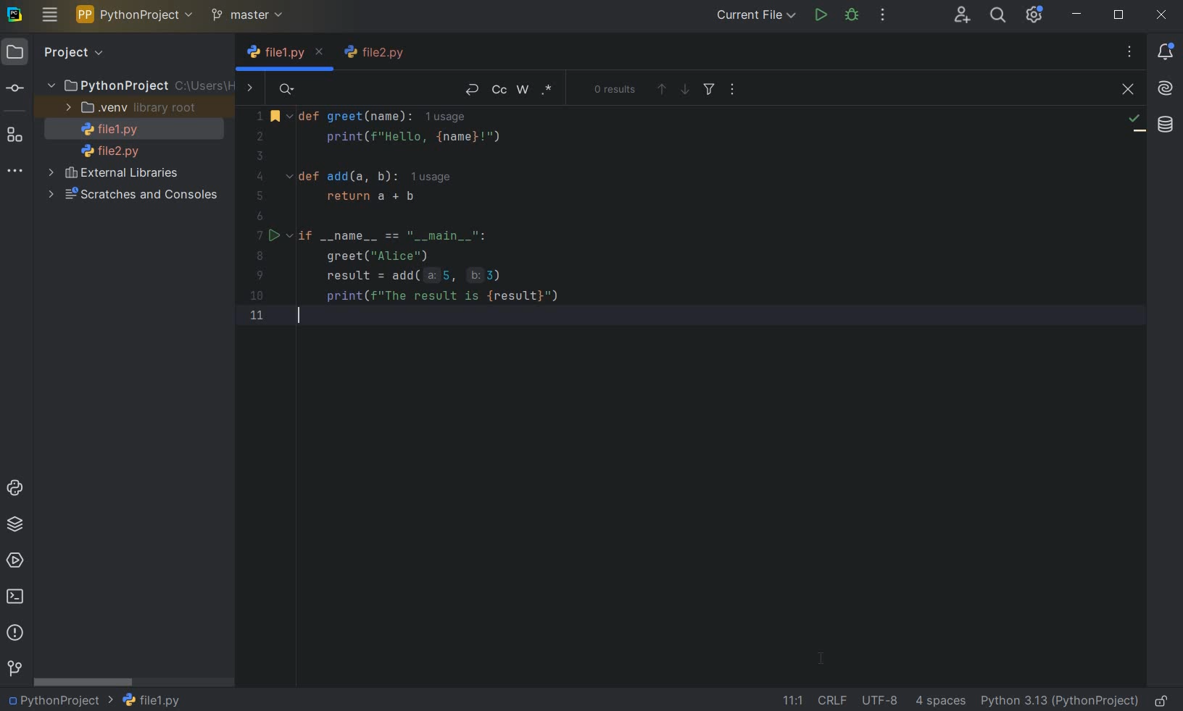 This screenshot has width=1183, height=711. I want to click on SERVICES, so click(17, 560).